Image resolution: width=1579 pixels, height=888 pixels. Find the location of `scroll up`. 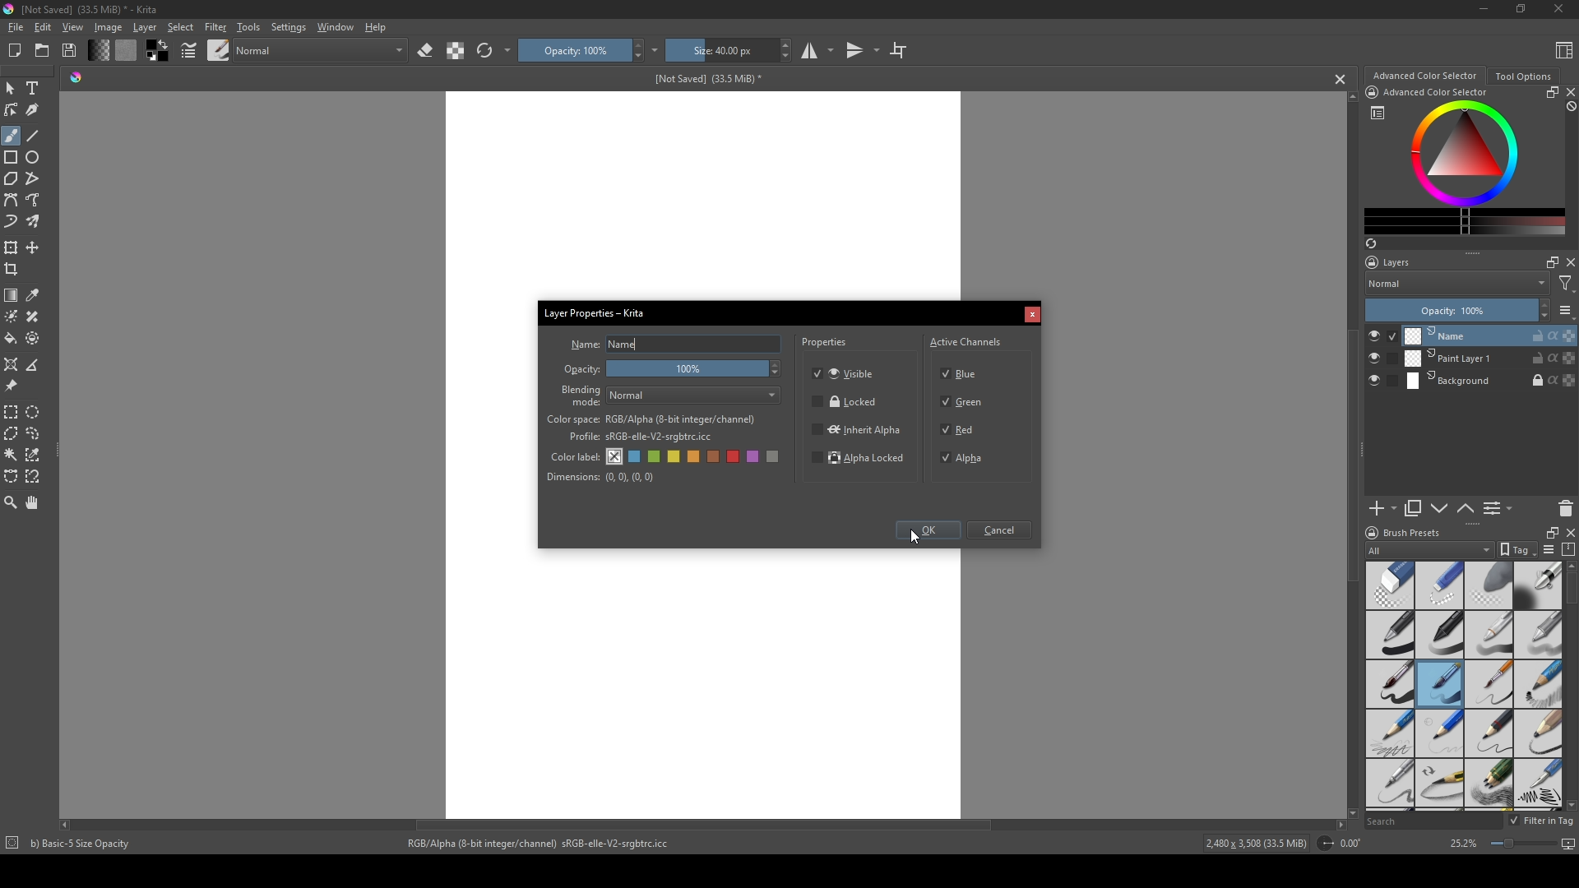

scroll up is located at coordinates (1349, 96).